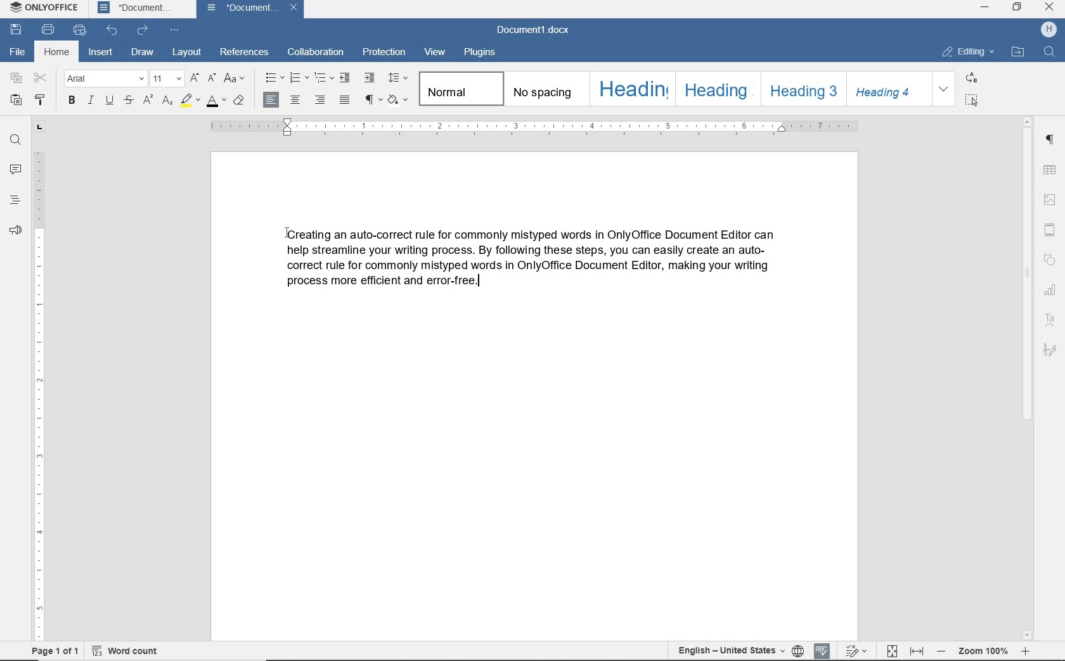 The height and width of the screenshot is (661, 1065). I want to click on collaboration, so click(314, 54).